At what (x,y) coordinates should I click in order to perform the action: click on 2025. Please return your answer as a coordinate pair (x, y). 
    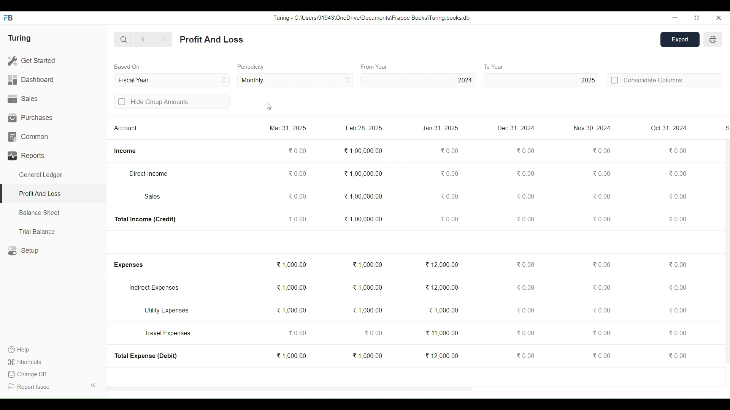
    Looking at the image, I should click on (542, 80).